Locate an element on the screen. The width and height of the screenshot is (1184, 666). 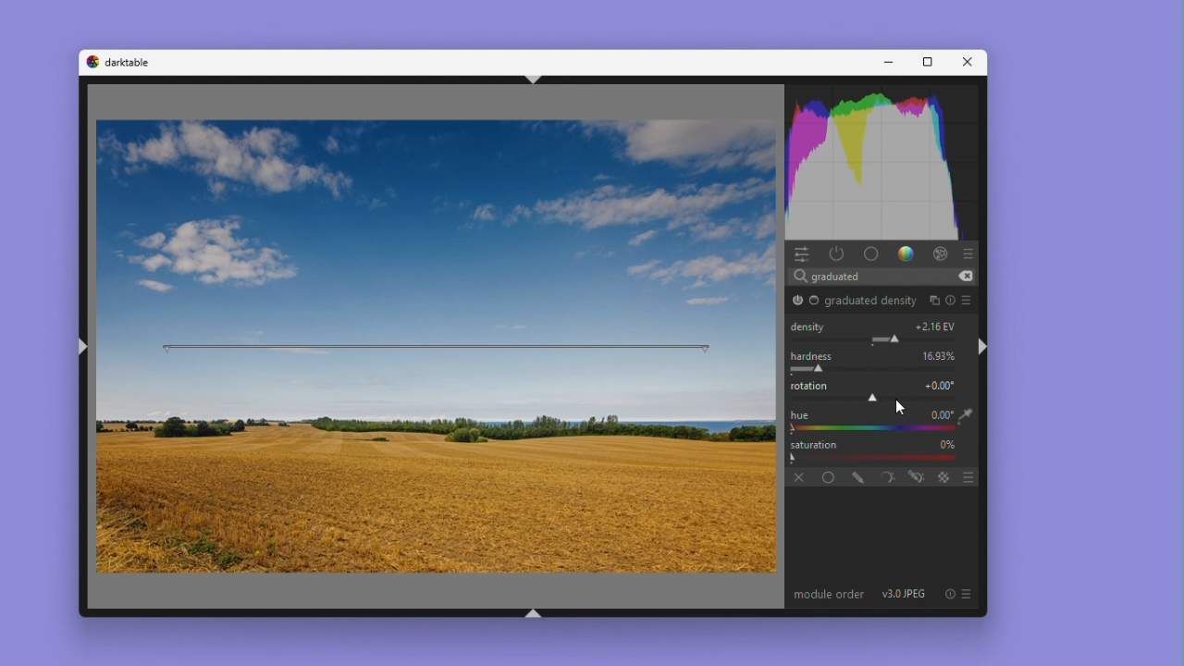
graduated density is located at coordinates (797, 300).